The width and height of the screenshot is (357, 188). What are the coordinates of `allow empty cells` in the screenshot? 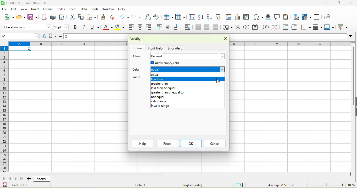 It's located at (181, 63).